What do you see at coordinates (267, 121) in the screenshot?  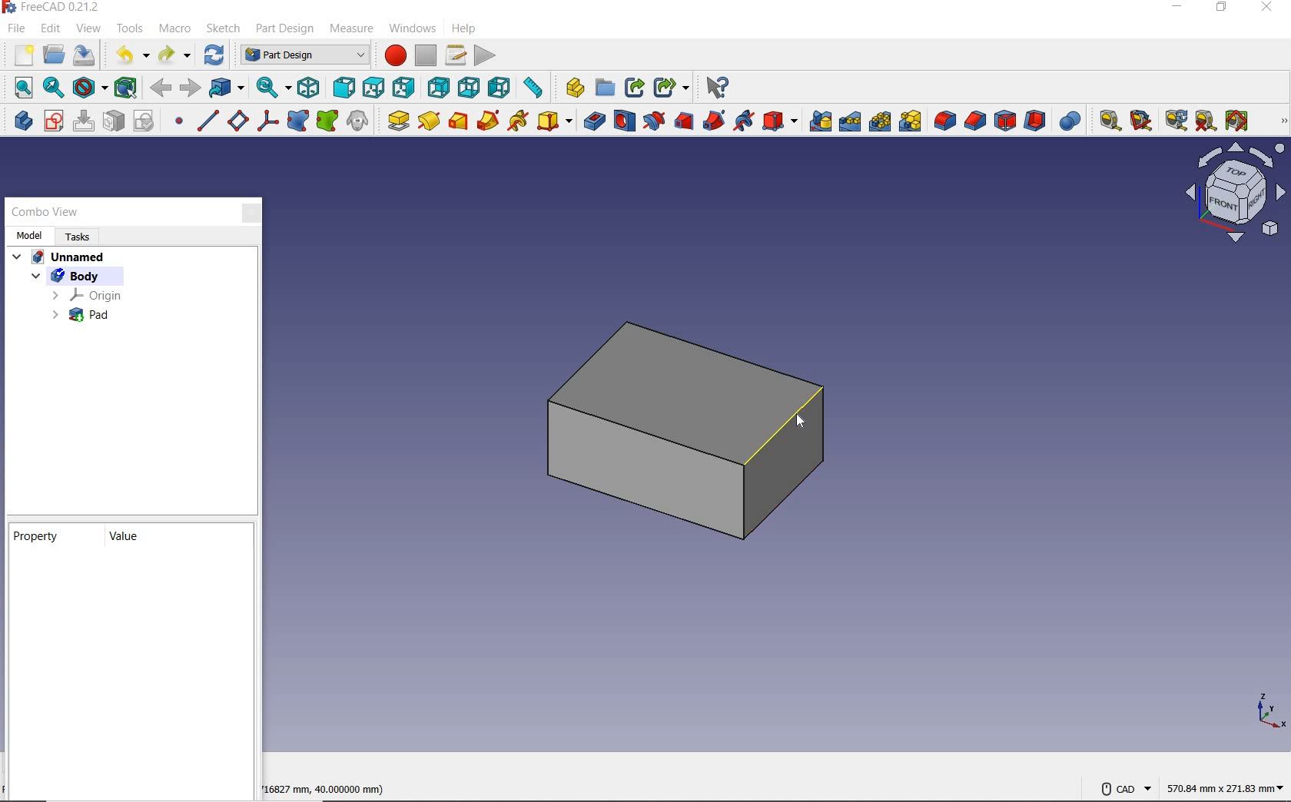 I see `create a local coordinate system` at bounding box center [267, 121].